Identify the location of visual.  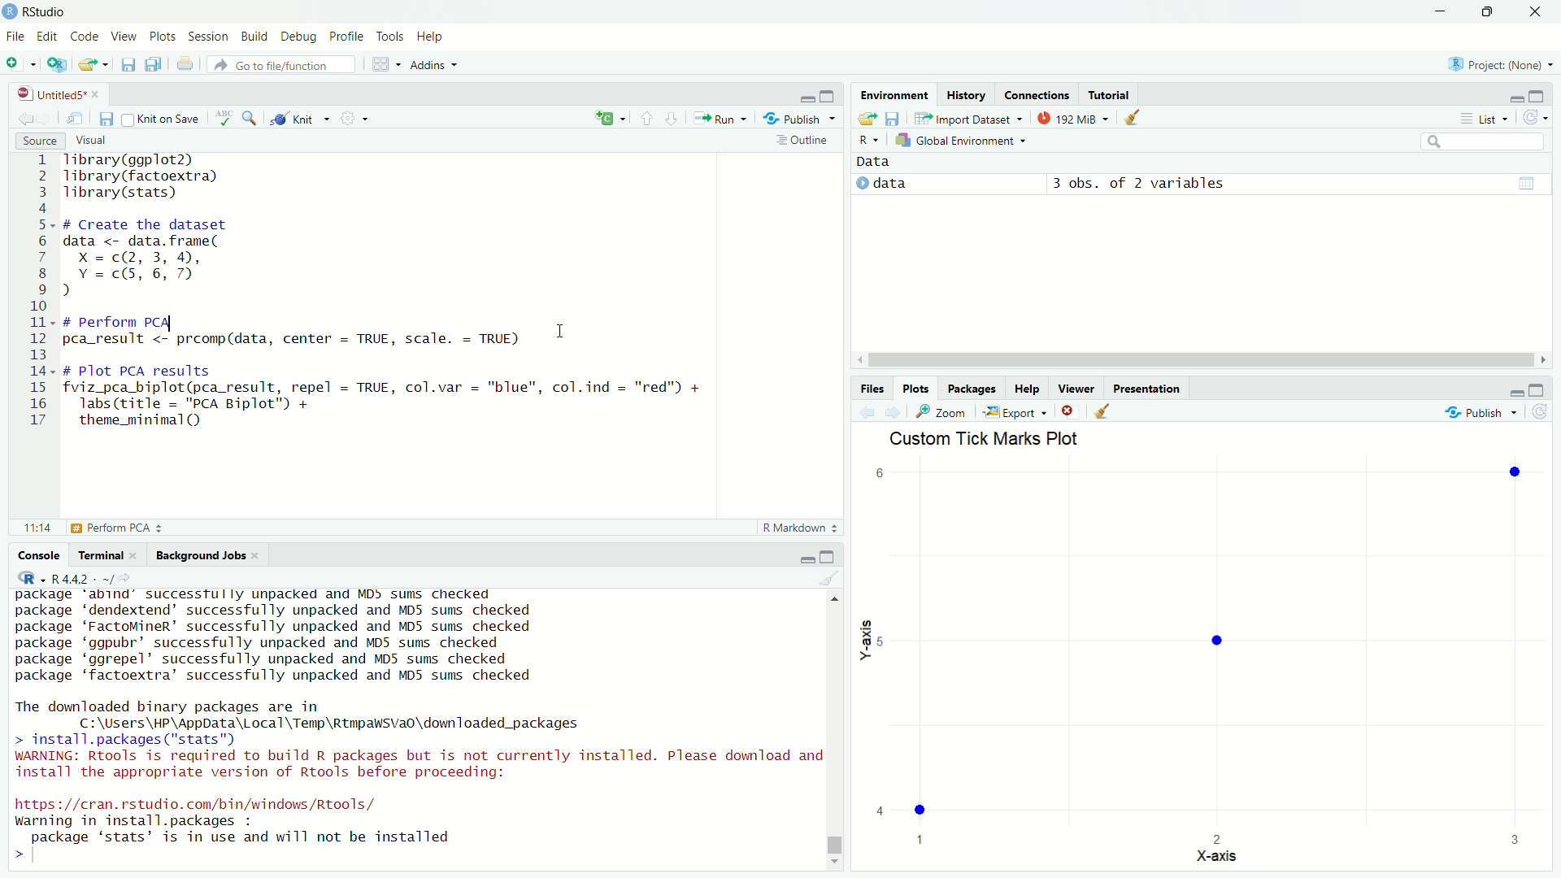
(93, 140).